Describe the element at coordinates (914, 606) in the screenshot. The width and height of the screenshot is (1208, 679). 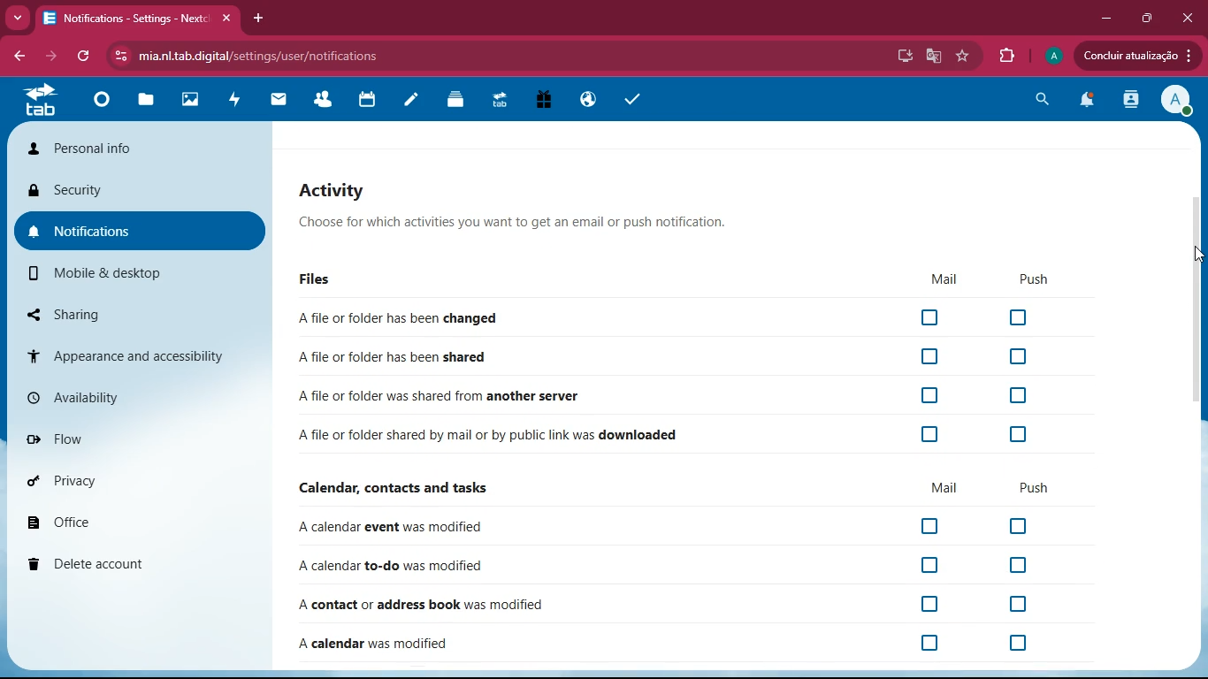
I see `off` at that location.